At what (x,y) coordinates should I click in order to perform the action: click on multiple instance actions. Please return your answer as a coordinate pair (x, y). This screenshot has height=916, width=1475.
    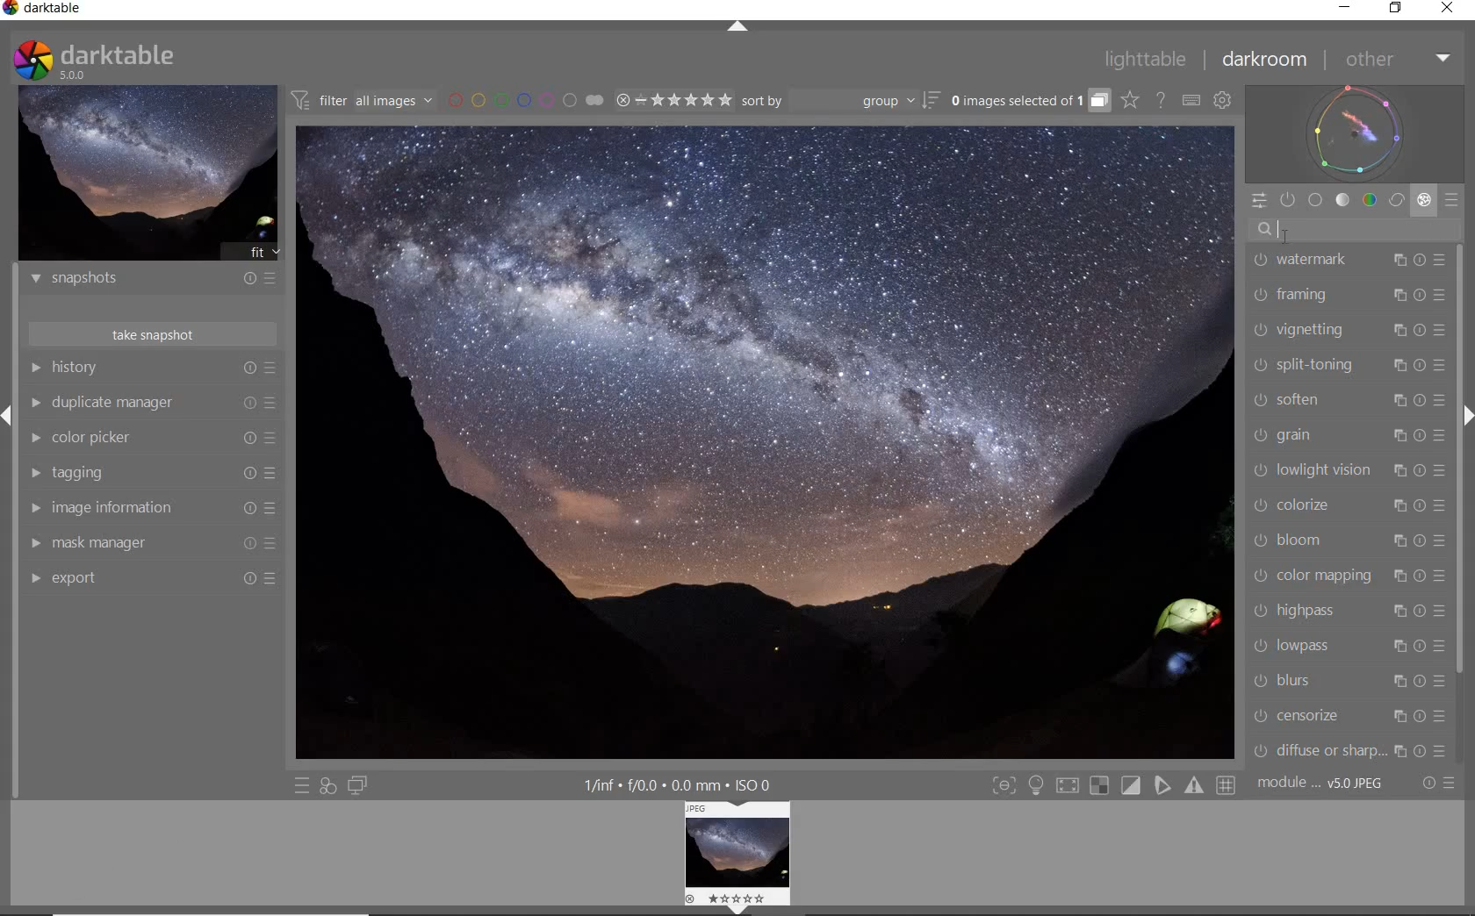
    Looking at the image, I should click on (1399, 362).